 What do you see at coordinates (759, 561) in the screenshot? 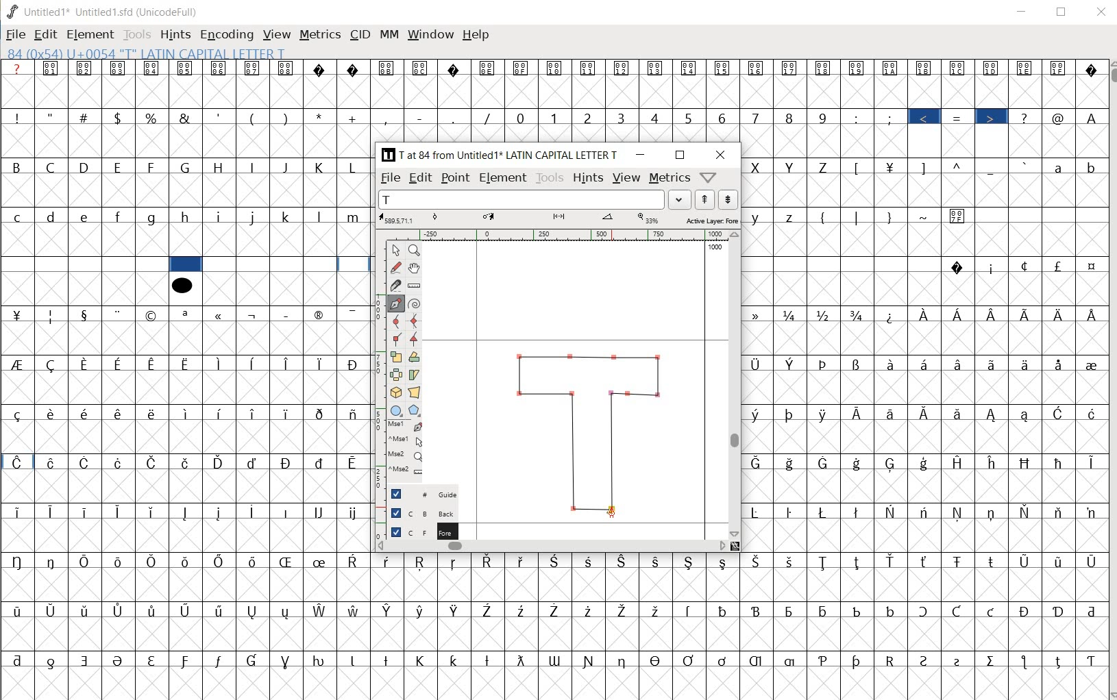
I see `Symbol` at bounding box center [759, 561].